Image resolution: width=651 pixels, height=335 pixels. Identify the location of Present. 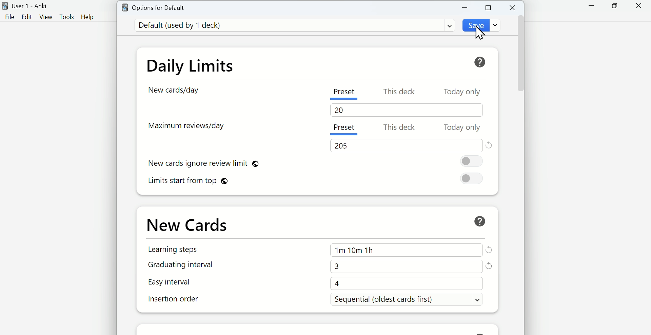
(345, 128).